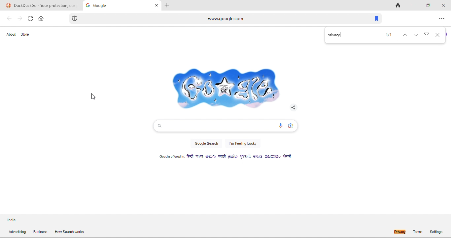 This screenshot has height=238, width=451. Describe the element at coordinates (206, 145) in the screenshot. I see `google search` at that location.